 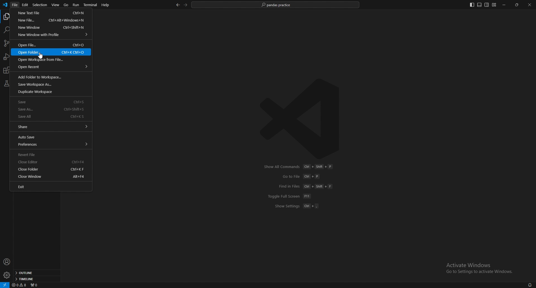 I want to click on open recent, so click(x=52, y=67).